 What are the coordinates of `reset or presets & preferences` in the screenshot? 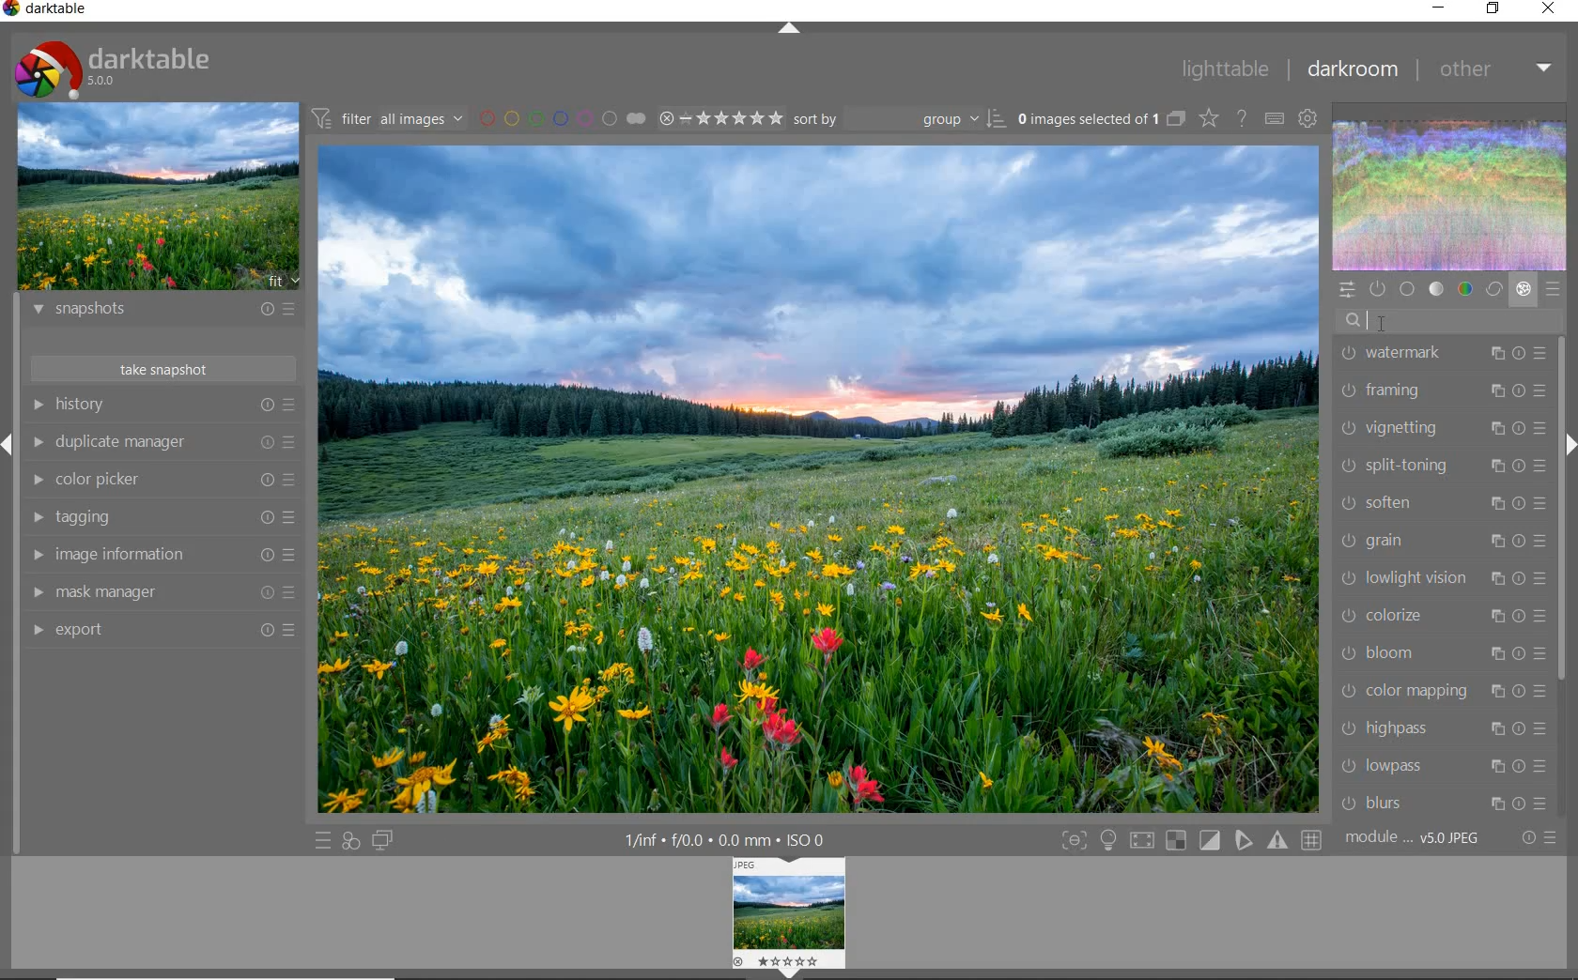 It's located at (1536, 841).